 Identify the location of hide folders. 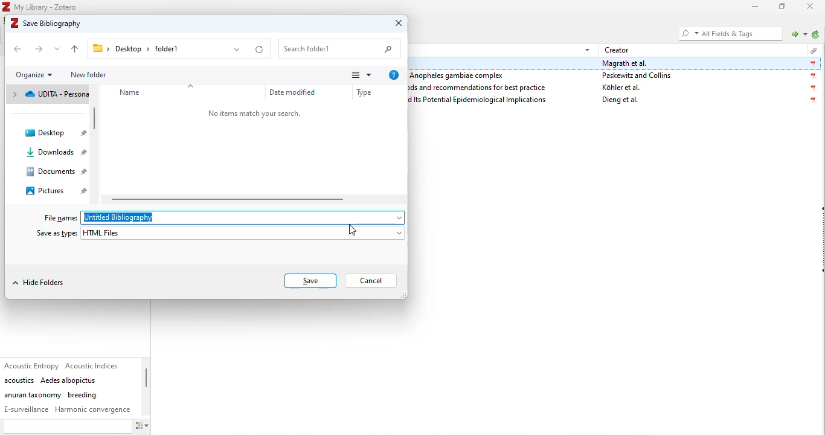
(40, 282).